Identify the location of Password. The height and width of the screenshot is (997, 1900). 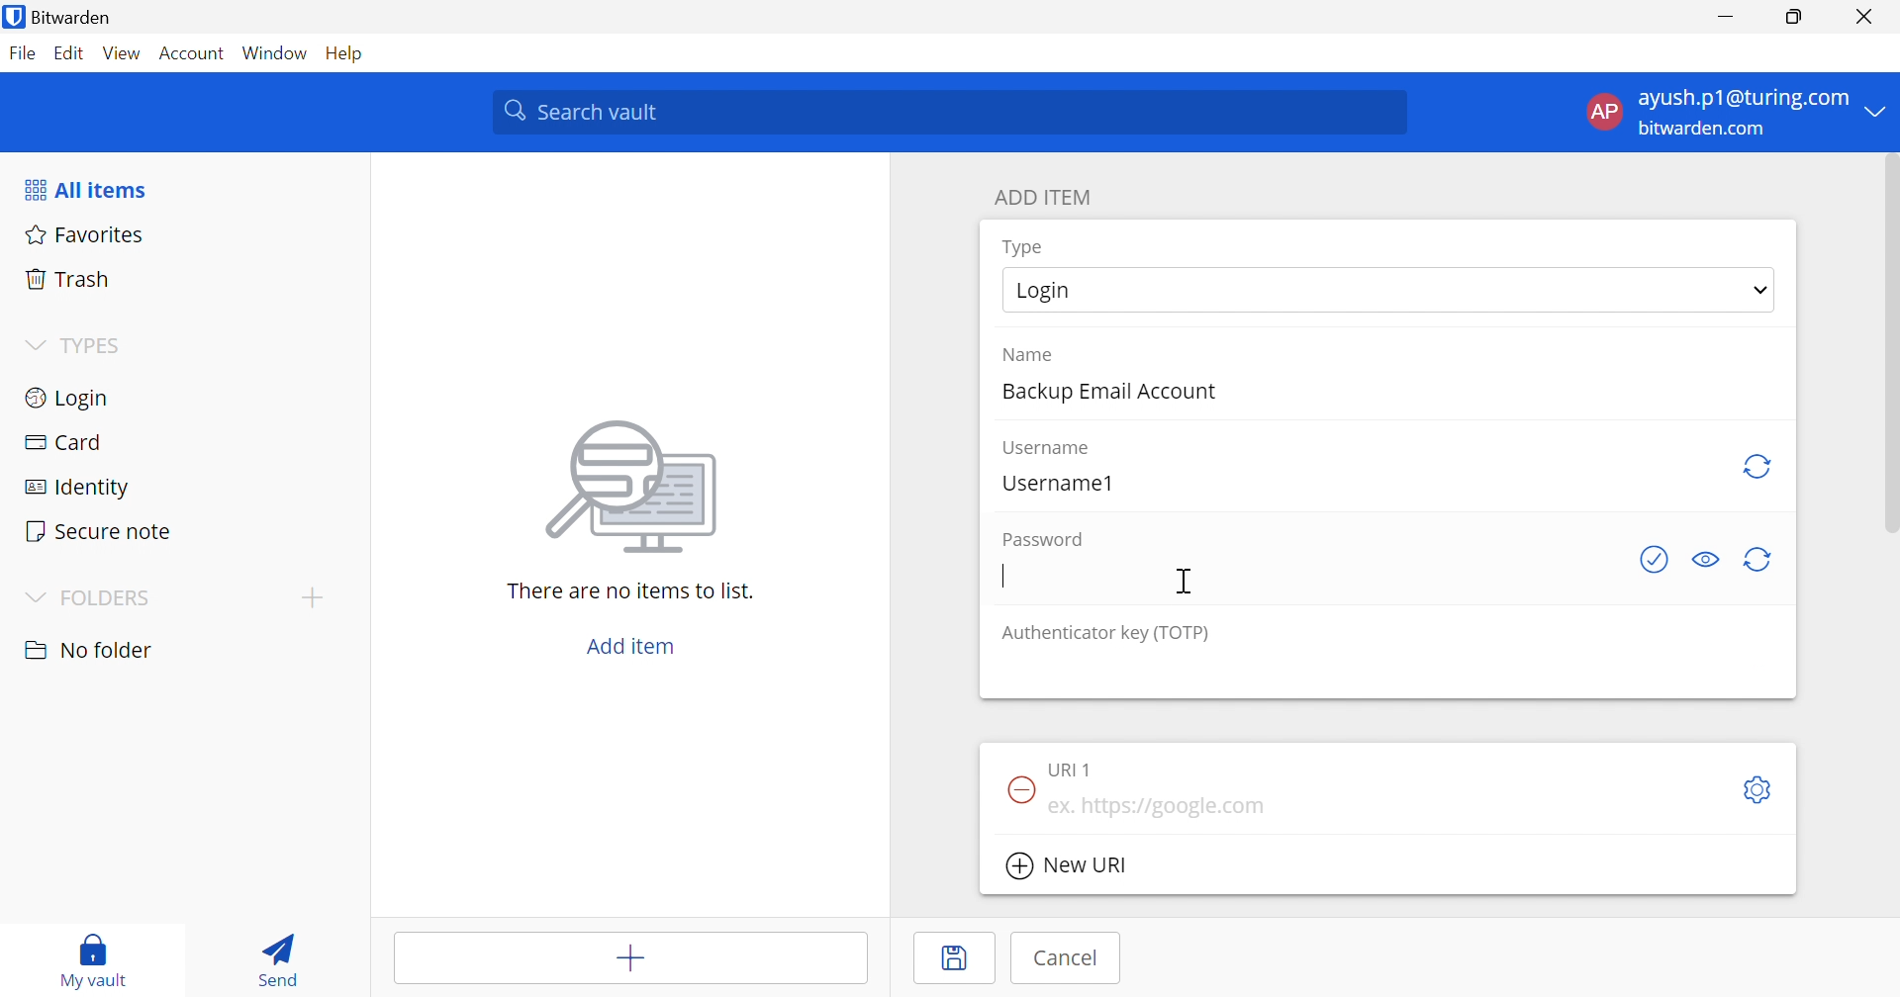
(1044, 539).